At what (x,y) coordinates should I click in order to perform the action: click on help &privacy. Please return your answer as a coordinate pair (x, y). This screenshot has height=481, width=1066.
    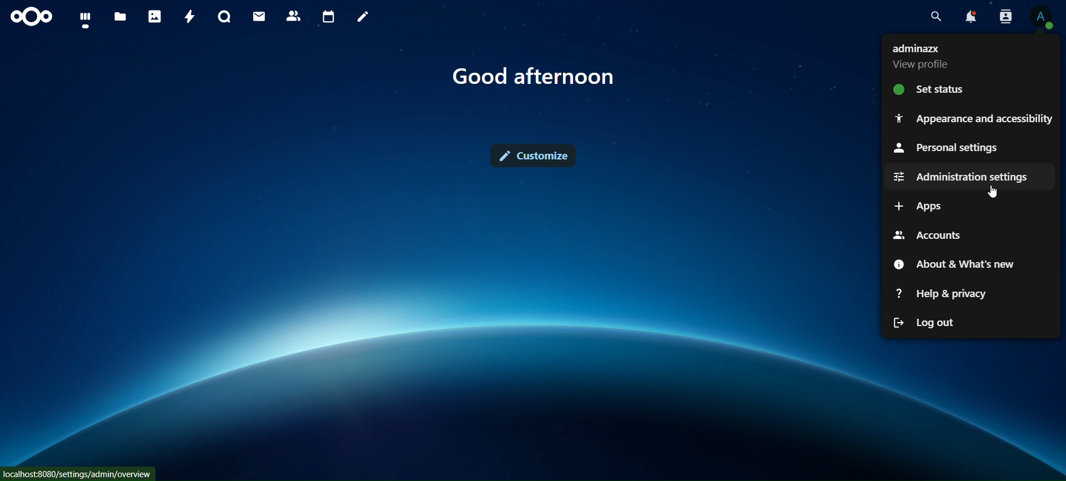
    Looking at the image, I should click on (943, 295).